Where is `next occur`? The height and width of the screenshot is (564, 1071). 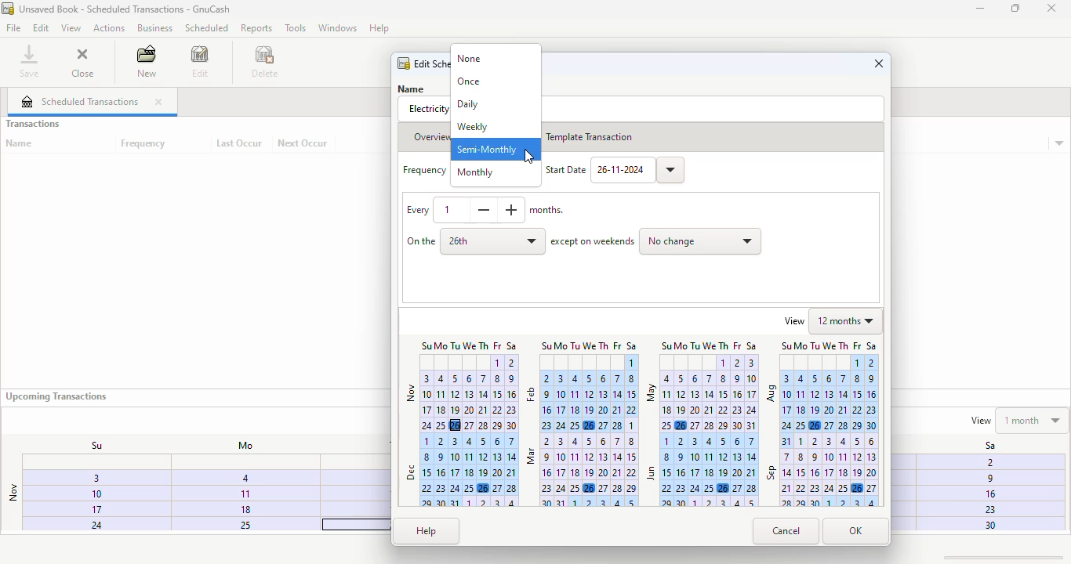 next occur is located at coordinates (303, 143).